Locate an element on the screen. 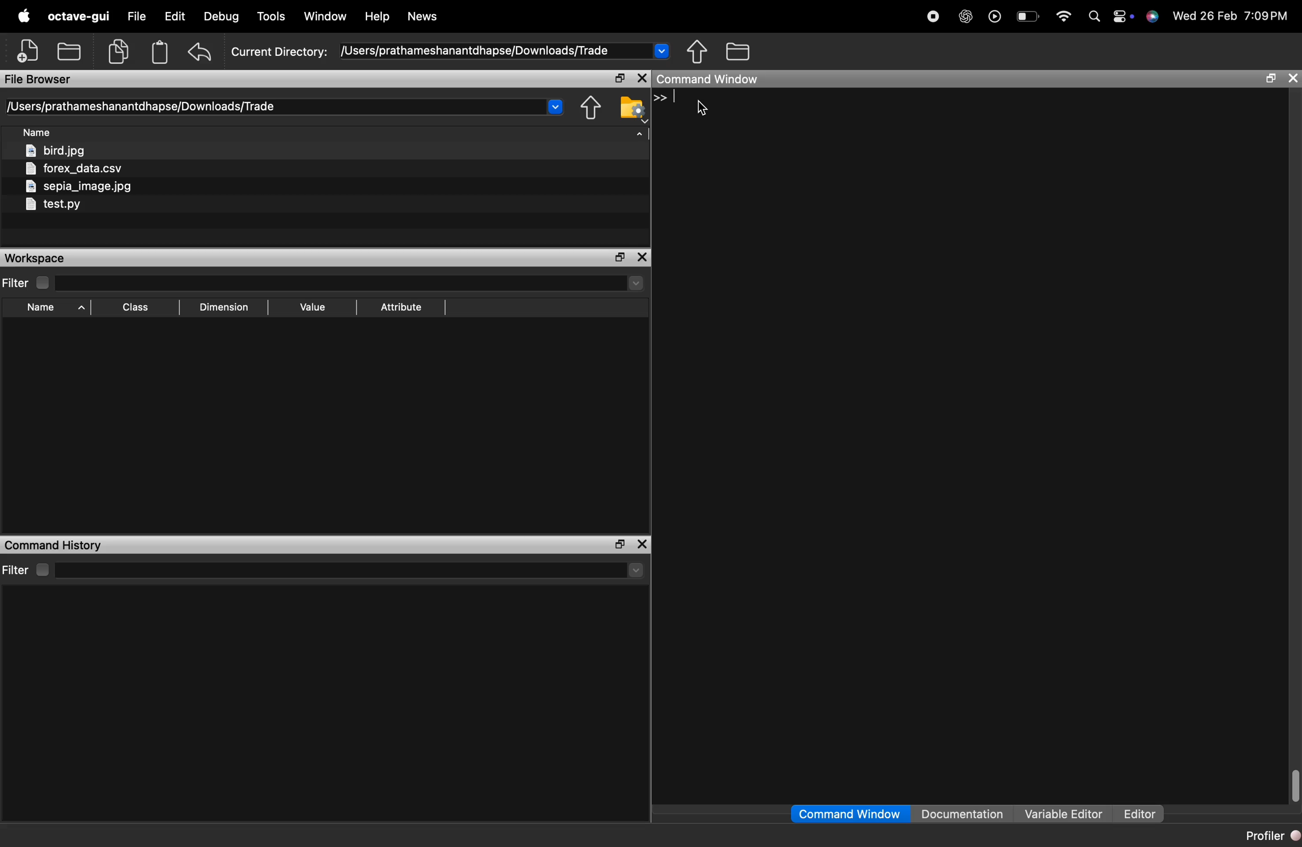  variable editor is located at coordinates (1064, 814).